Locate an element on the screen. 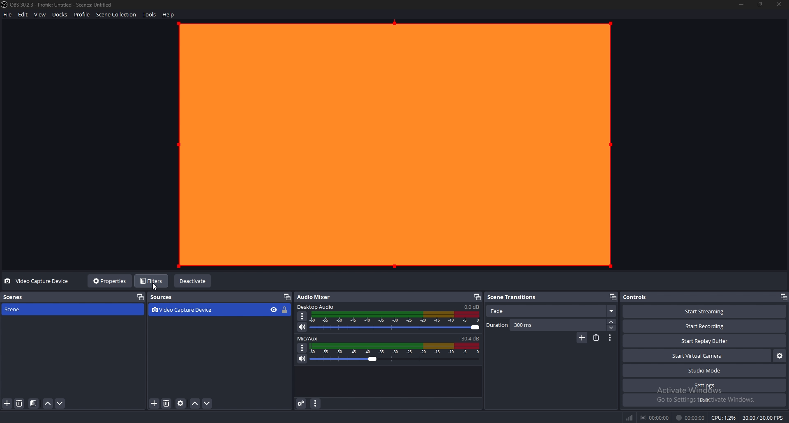 Image resolution: width=789 pixels, height=423 pixels. controls is located at coordinates (640, 297).